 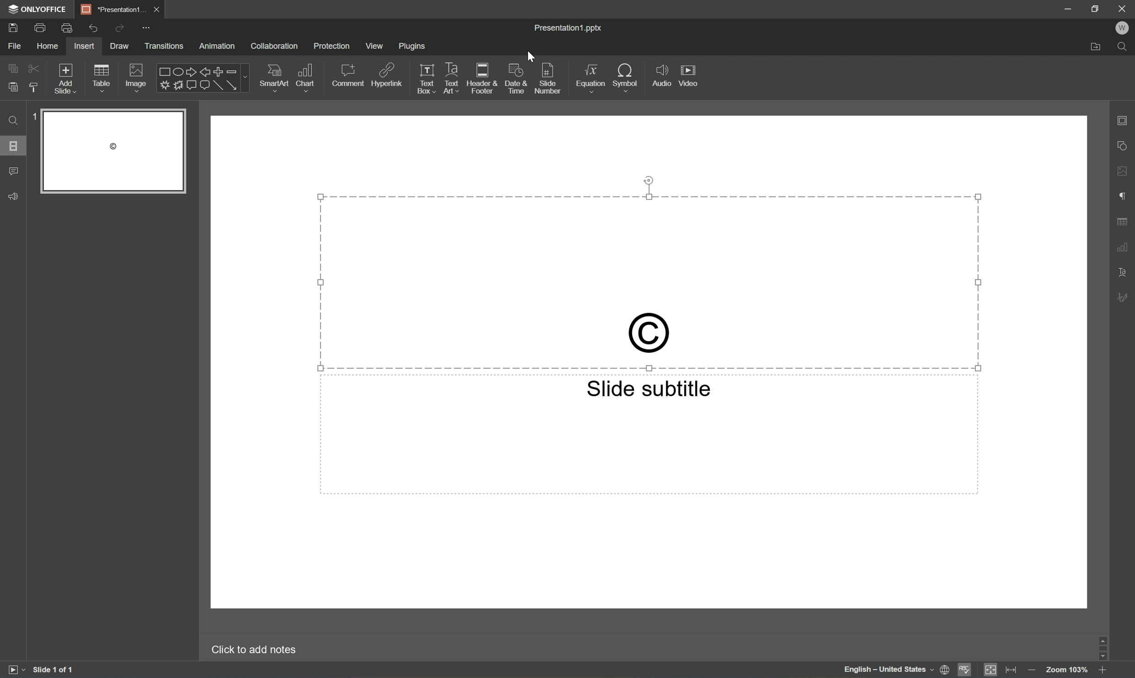 I want to click on Date & Time, so click(x=517, y=79).